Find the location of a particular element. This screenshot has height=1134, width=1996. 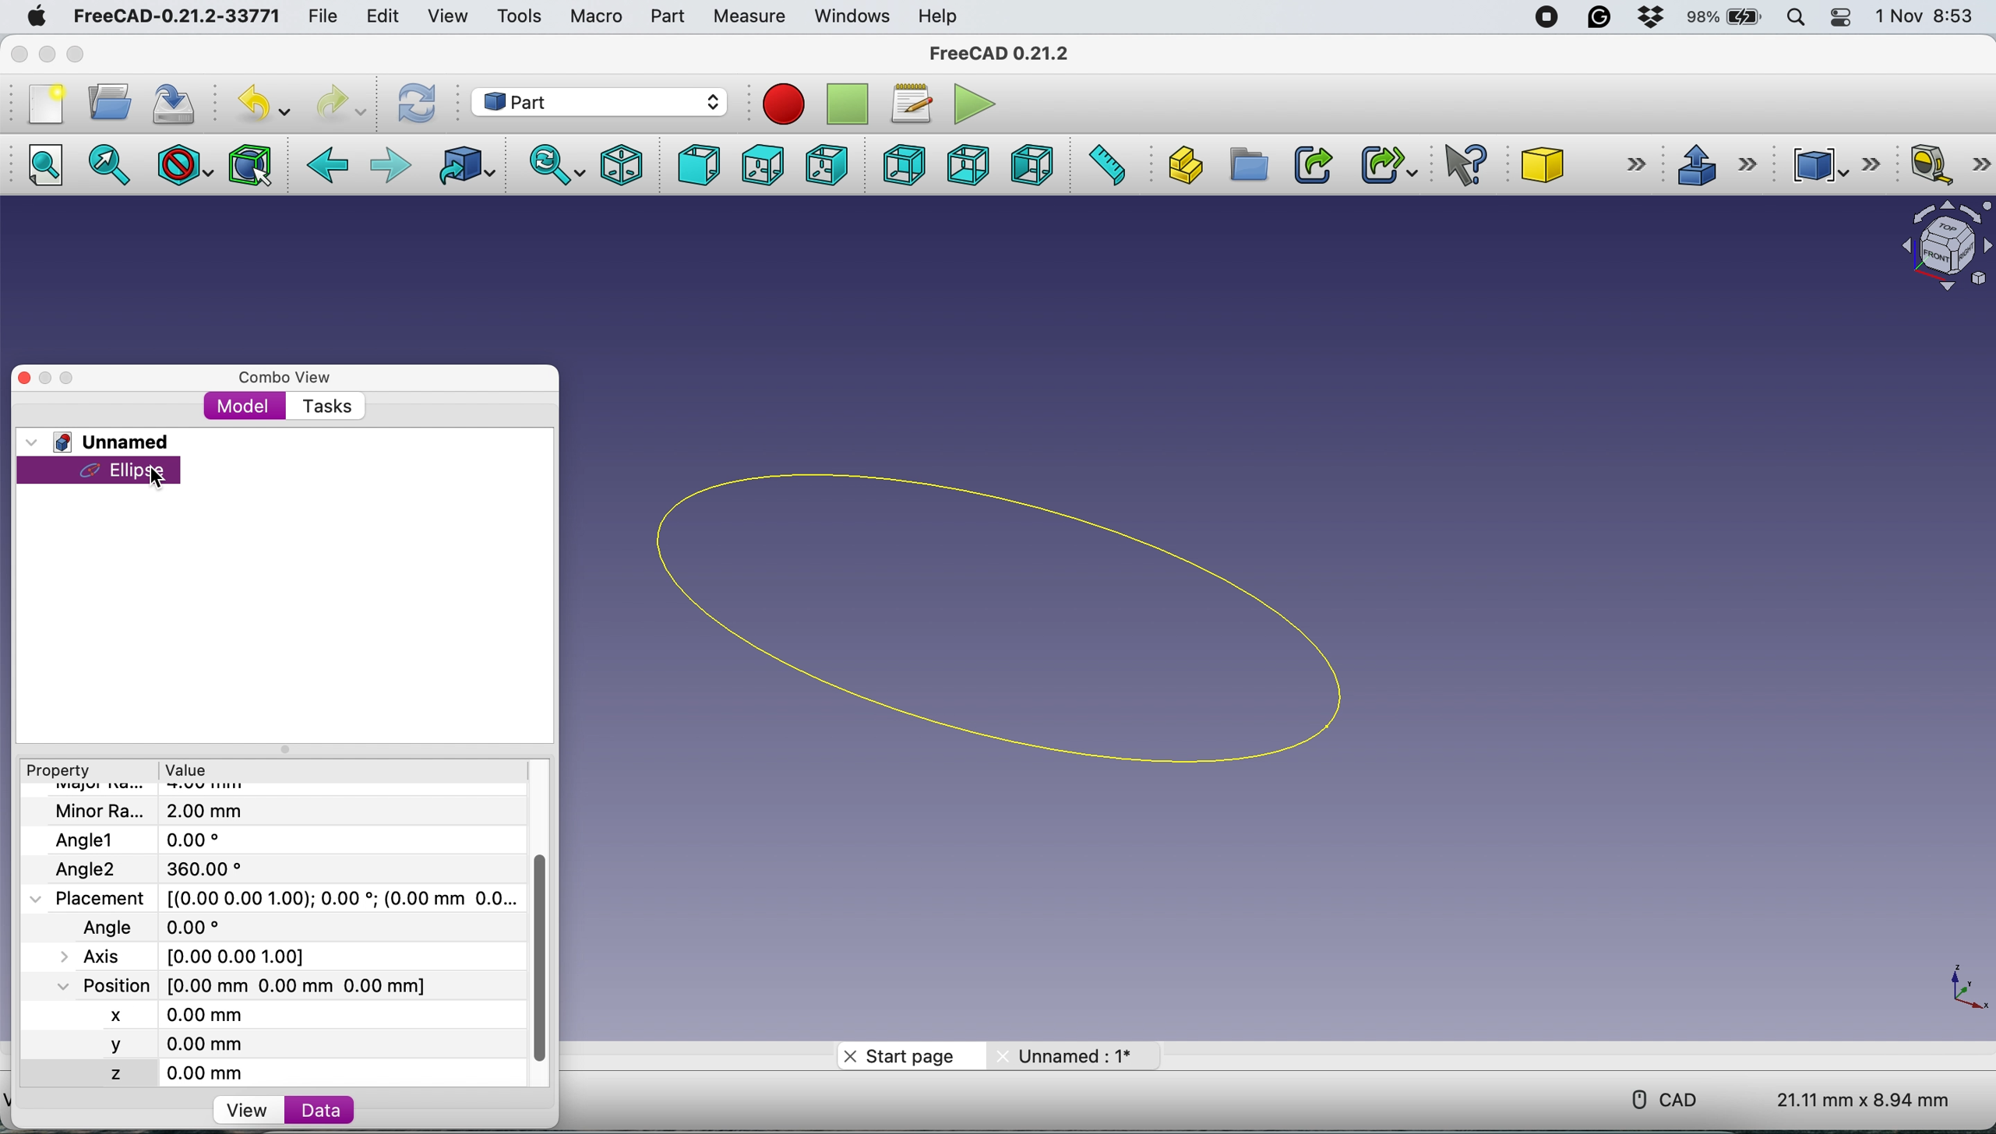

open is located at coordinates (110, 101).